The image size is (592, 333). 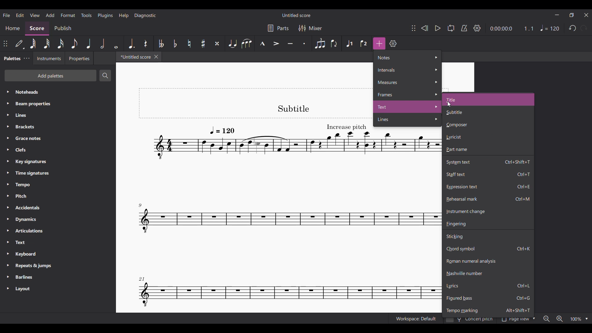 What do you see at coordinates (488, 212) in the screenshot?
I see `Instrument change` at bounding box center [488, 212].